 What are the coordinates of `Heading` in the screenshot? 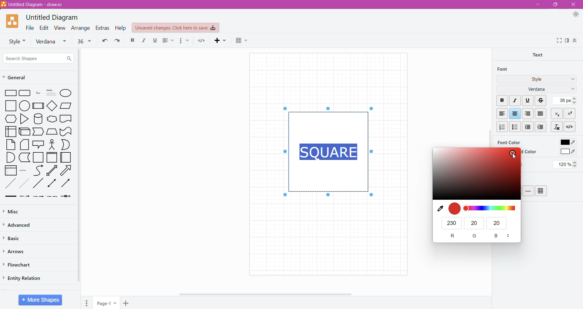 It's located at (51, 93).